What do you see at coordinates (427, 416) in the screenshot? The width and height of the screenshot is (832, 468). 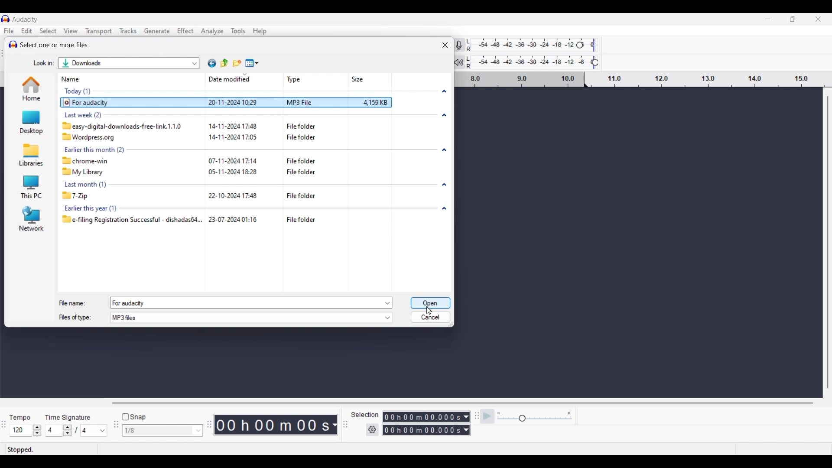 I see `00h00m00.000s` at bounding box center [427, 416].